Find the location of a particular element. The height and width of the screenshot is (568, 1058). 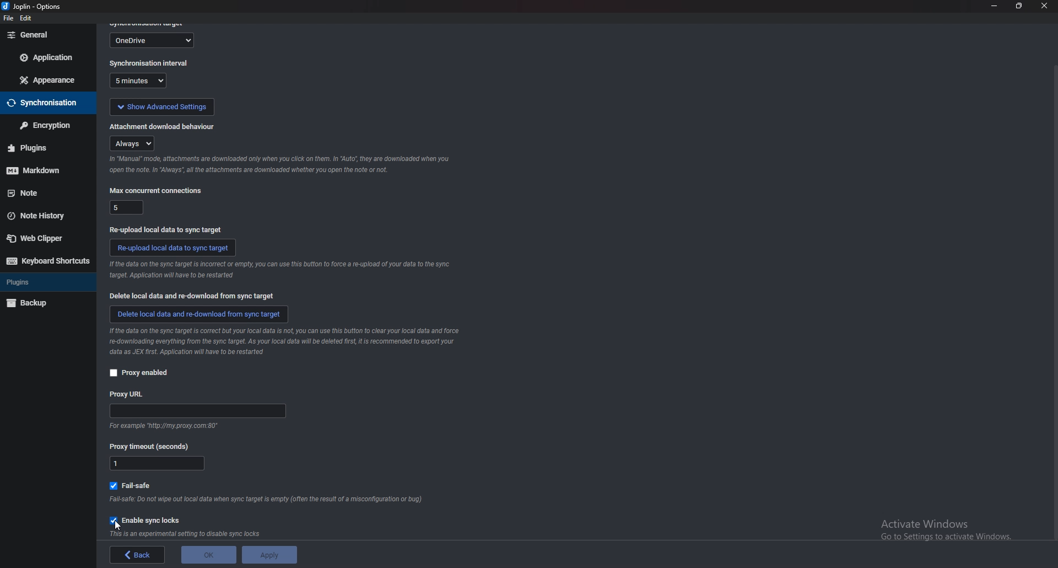

attachment download behaviour is located at coordinates (134, 143).